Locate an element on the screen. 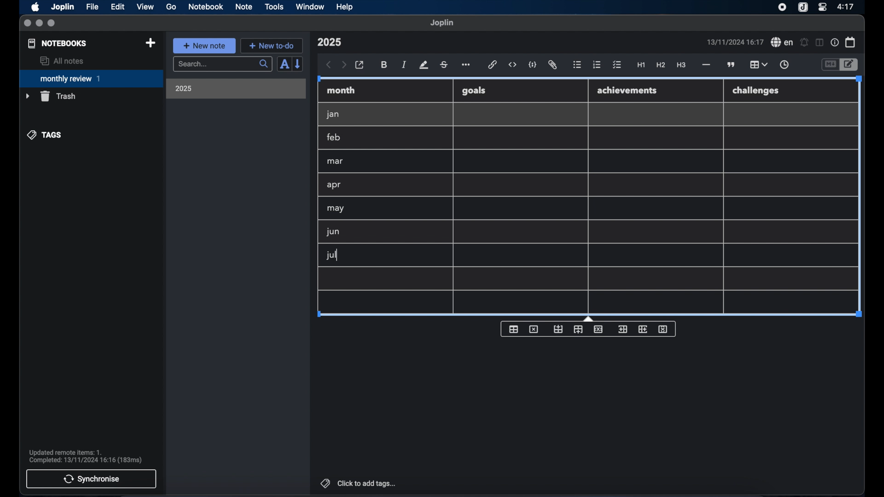 This screenshot has height=497, width=884. insert row after is located at coordinates (578, 329).